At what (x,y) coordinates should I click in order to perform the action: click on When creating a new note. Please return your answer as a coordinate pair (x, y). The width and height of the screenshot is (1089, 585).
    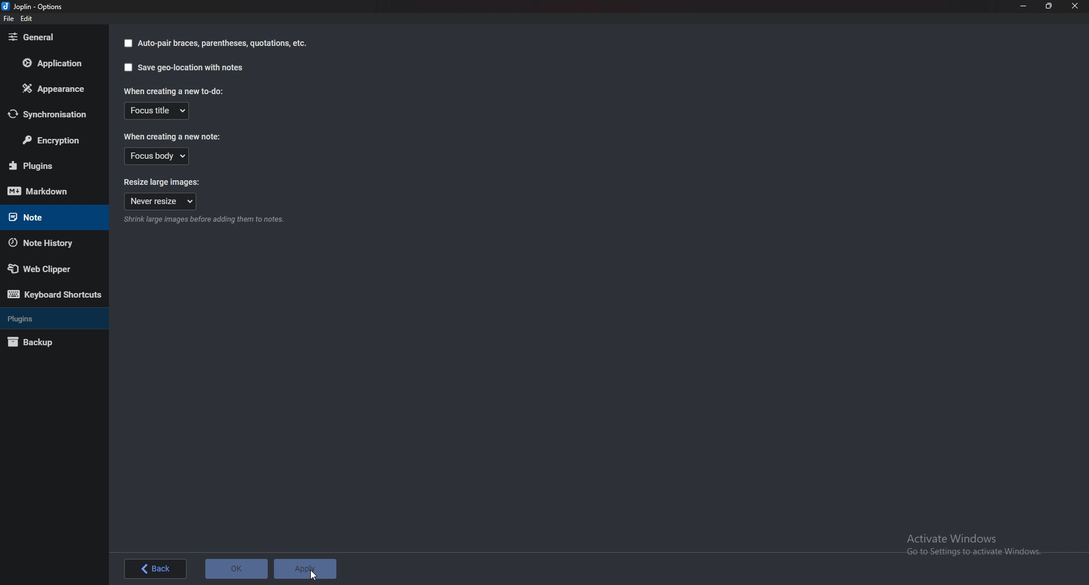
    Looking at the image, I should click on (173, 137).